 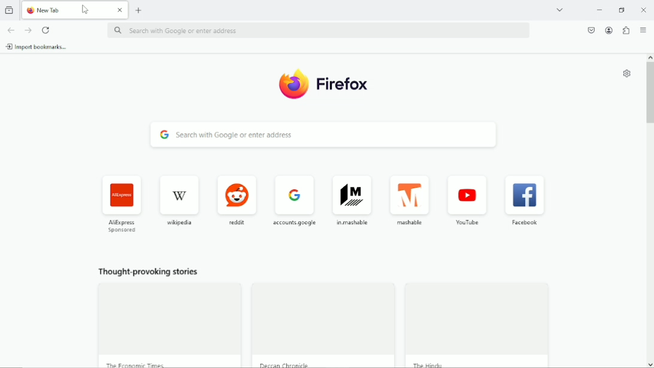 I want to click on Current tab, so click(x=76, y=10).